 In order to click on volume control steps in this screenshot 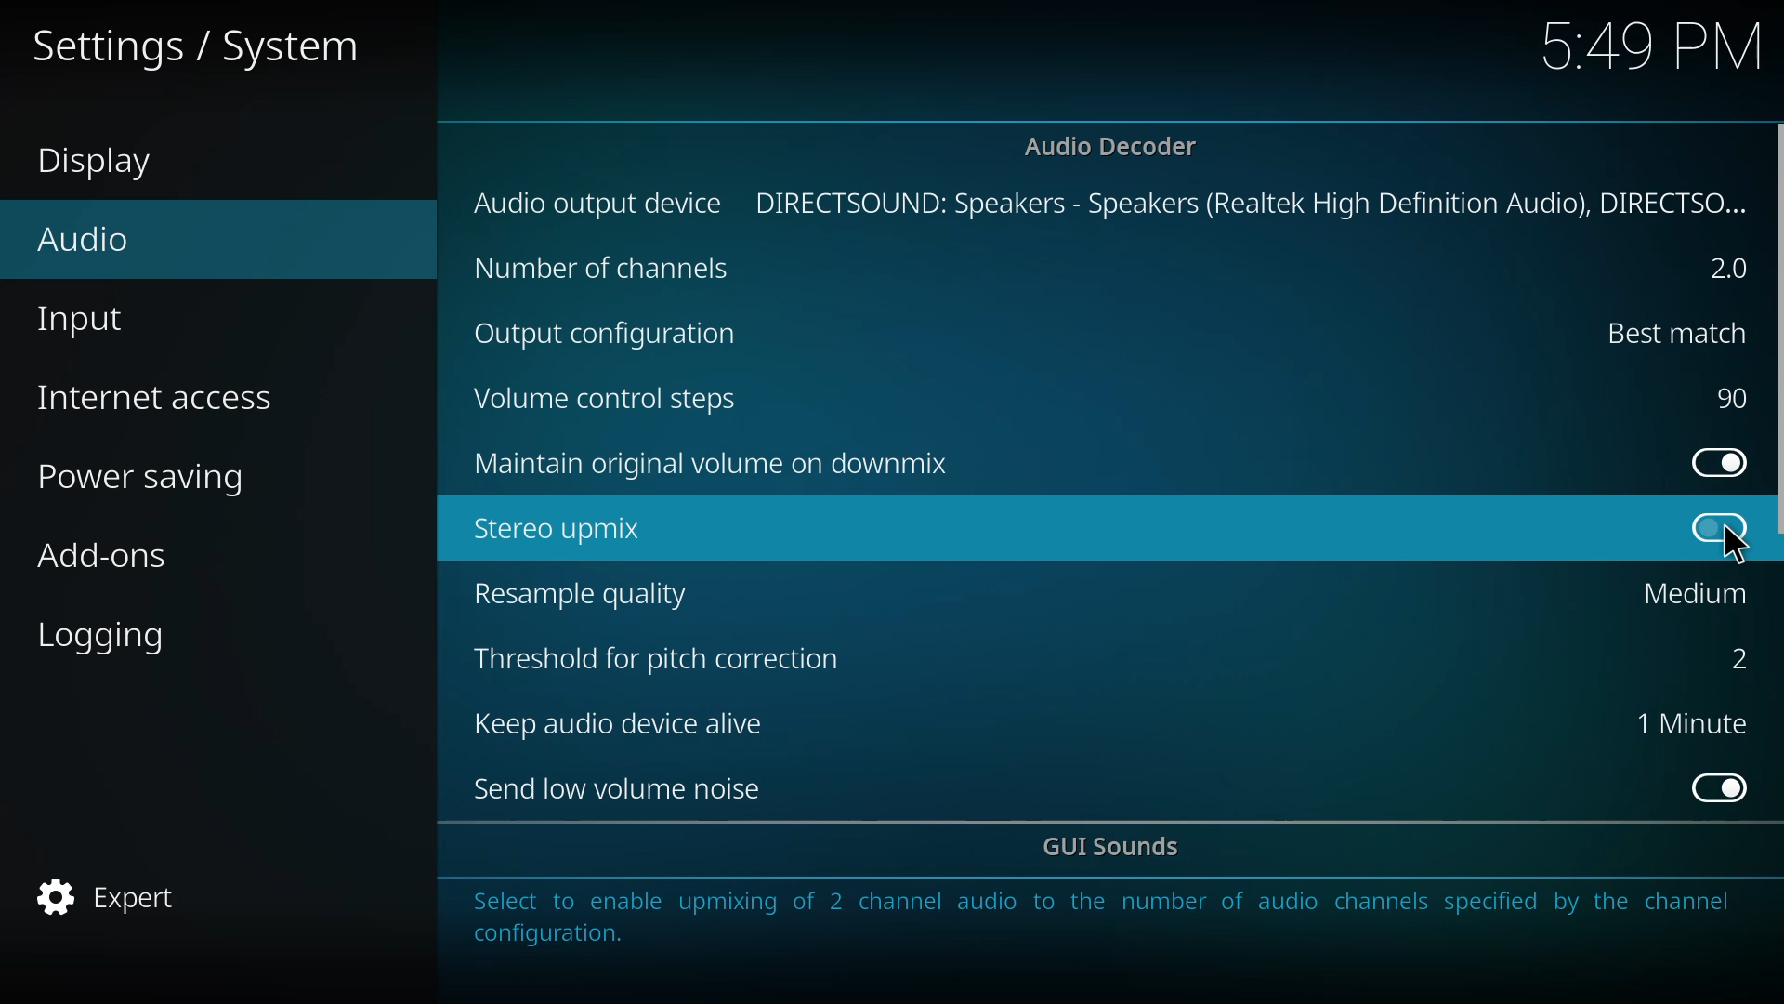, I will do `click(611, 400)`.